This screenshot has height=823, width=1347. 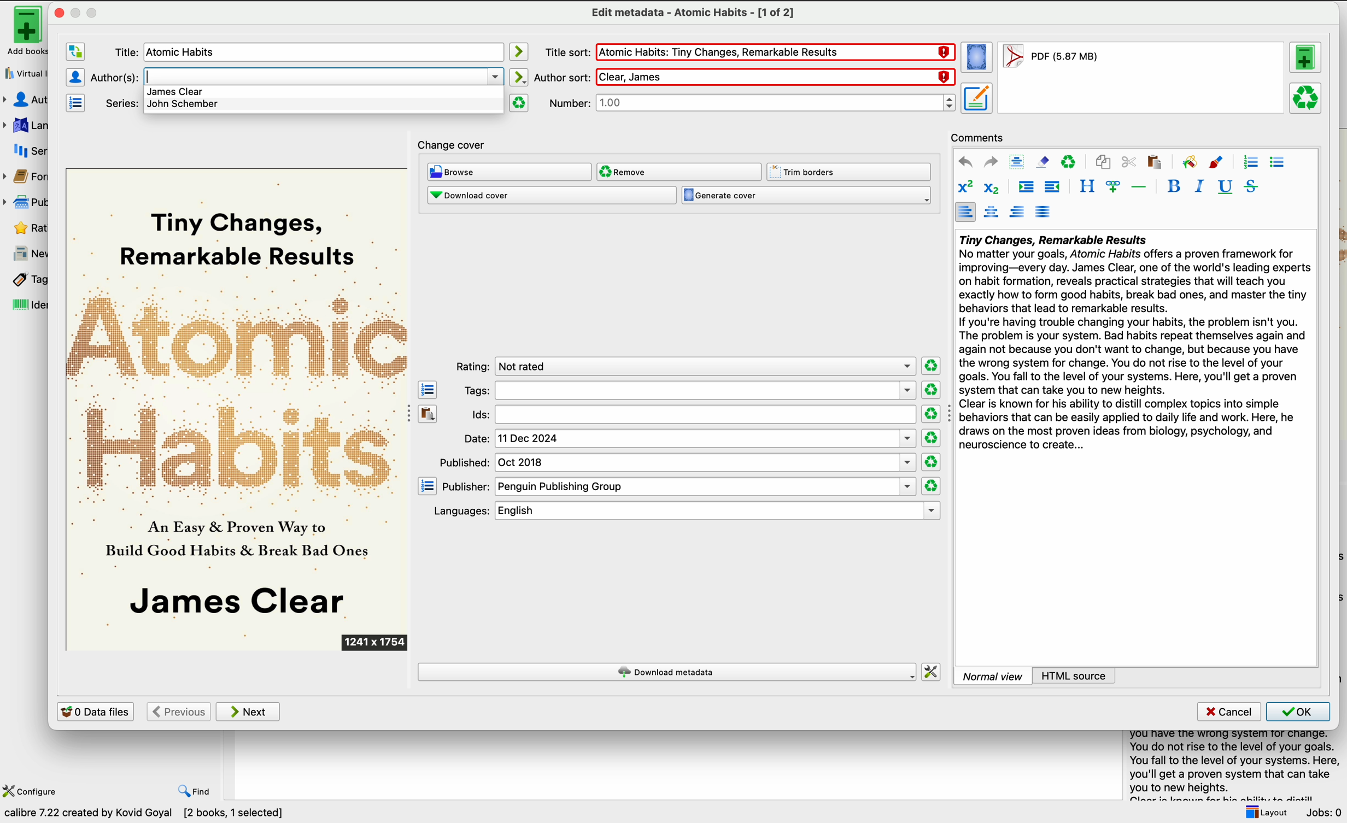 What do you see at coordinates (238, 410) in the screenshot?
I see `cover book` at bounding box center [238, 410].